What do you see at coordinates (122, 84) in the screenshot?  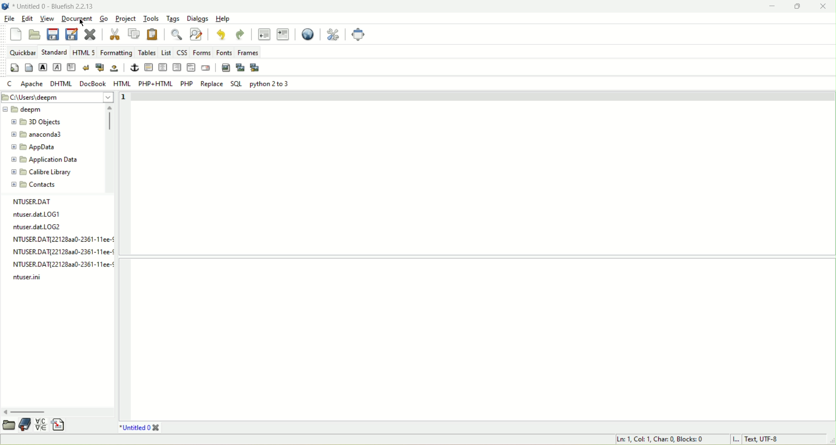 I see `HTML` at bounding box center [122, 84].